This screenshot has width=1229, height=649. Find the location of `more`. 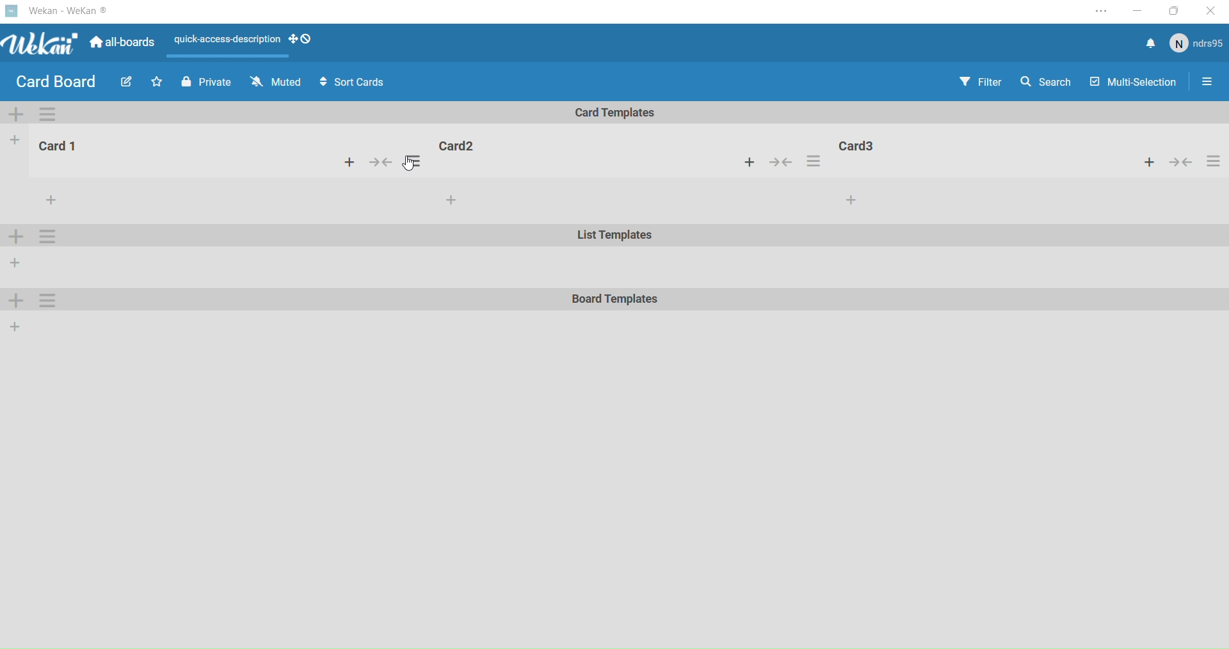

more is located at coordinates (47, 198).